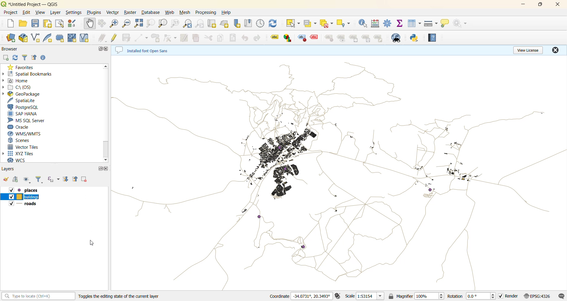 The image size is (567, 301). What do you see at coordinates (23, 113) in the screenshot?
I see `sap  hana` at bounding box center [23, 113].